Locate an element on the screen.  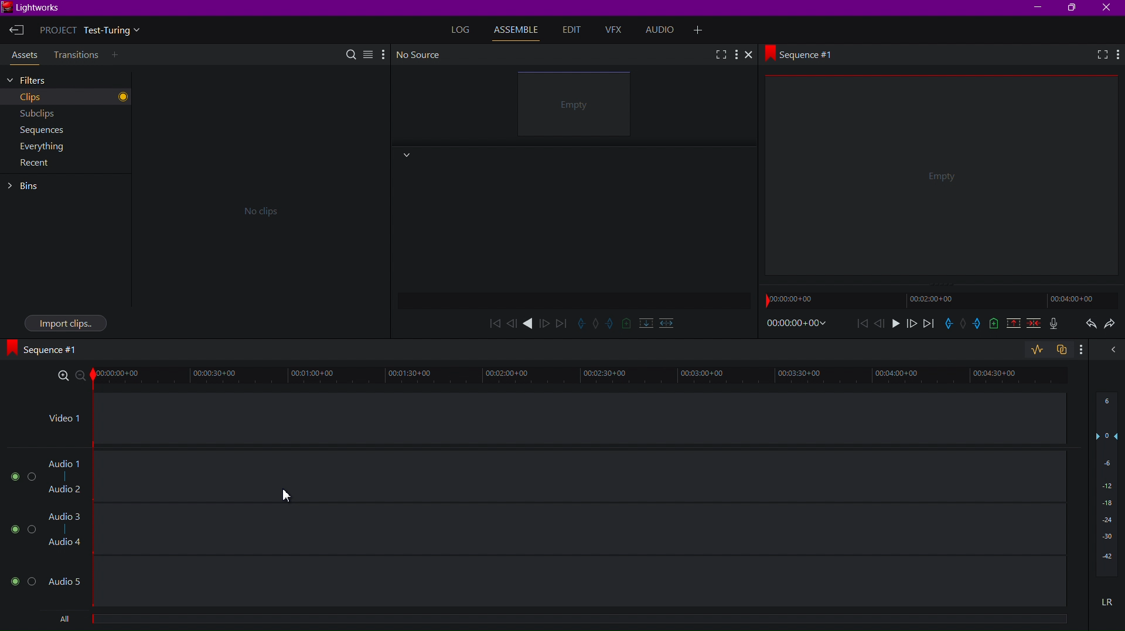
Audio 3 is located at coordinates (67, 517).